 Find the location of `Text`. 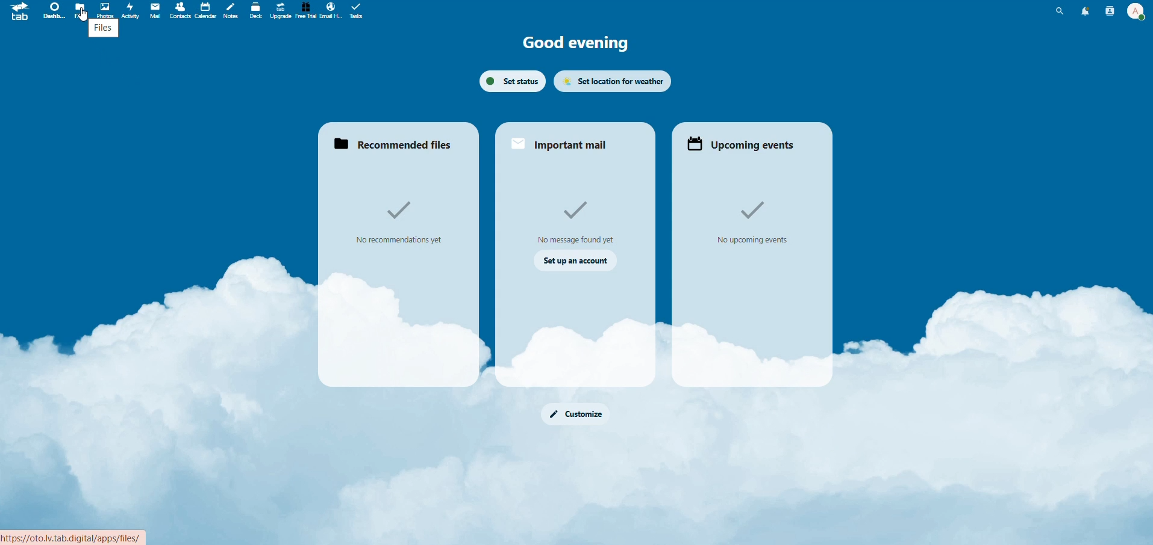

Text is located at coordinates (576, 46).